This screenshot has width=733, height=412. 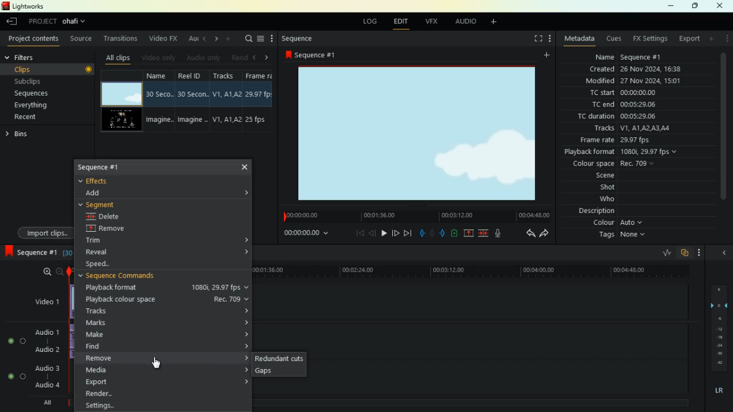 I want to click on sequences, so click(x=36, y=94).